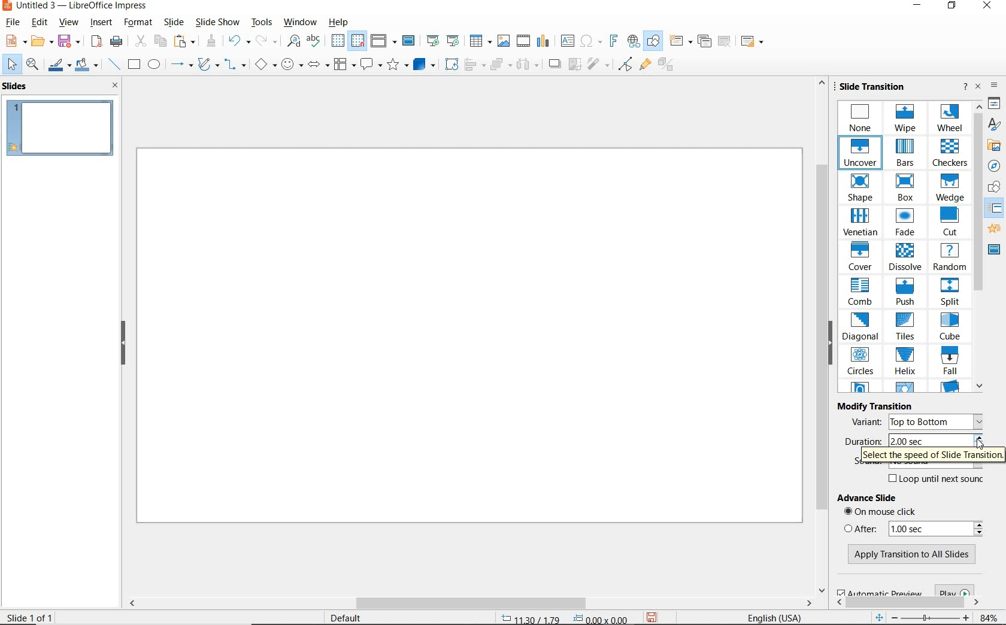 The height and width of the screenshot is (625, 1006). What do you see at coordinates (916, 528) in the screenshot?
I see `AFTER` at bounding box center [916, 528].